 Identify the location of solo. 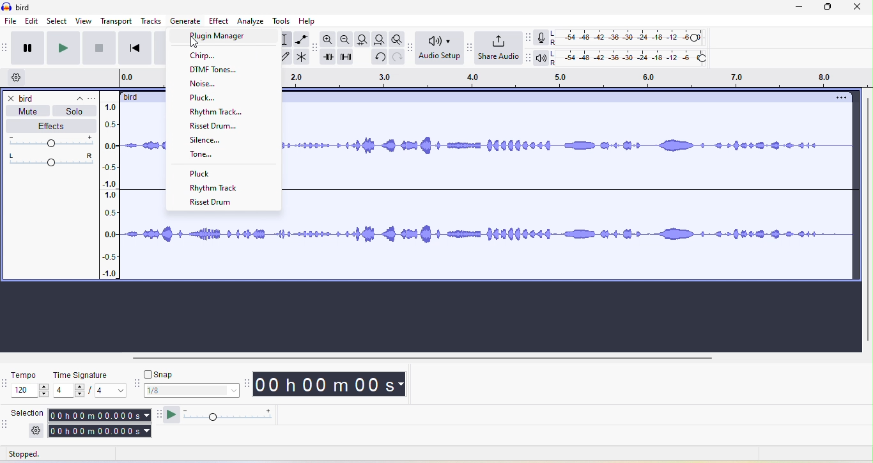
(73, 112).